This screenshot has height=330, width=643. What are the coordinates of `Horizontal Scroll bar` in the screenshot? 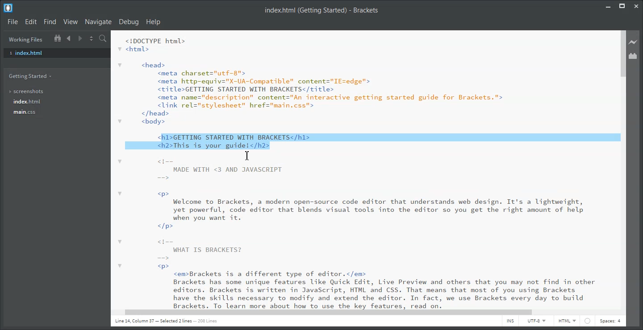 It's located at (363, 313).